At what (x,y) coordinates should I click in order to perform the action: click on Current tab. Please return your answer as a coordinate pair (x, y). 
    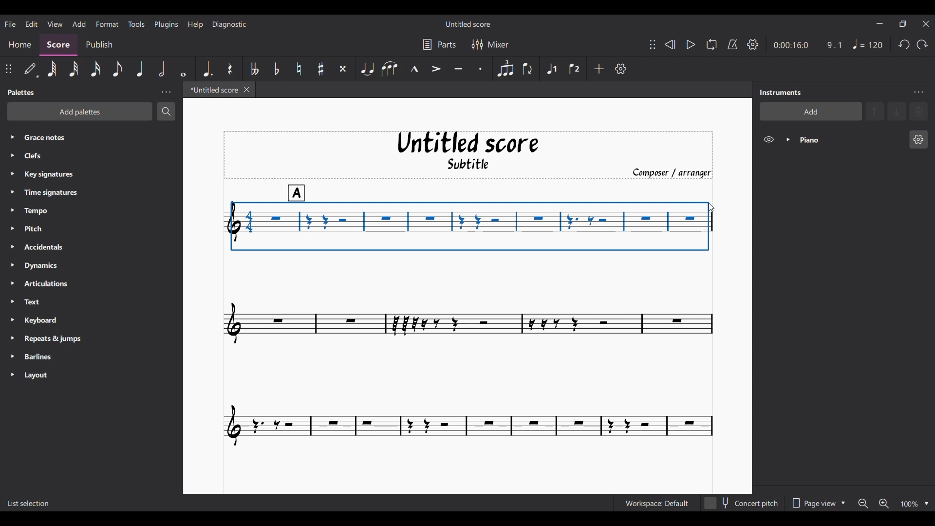
    Looking at the image, I should click on (211, 90).